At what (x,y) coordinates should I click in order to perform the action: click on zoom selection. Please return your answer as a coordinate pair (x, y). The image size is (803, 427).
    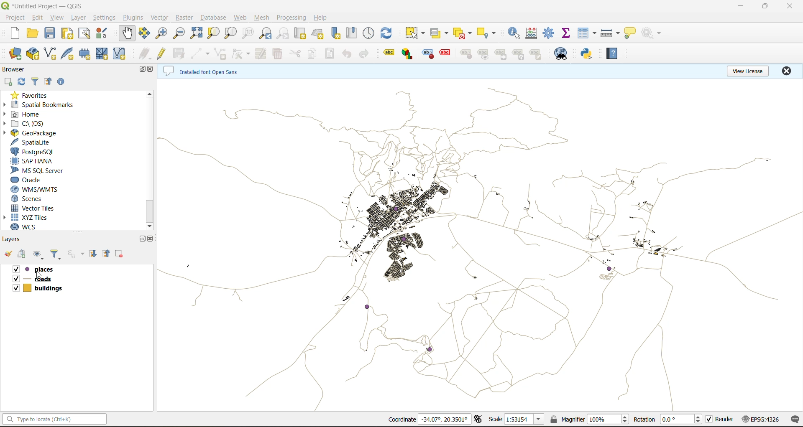
    Looking at the image, I should click on (214, 33).